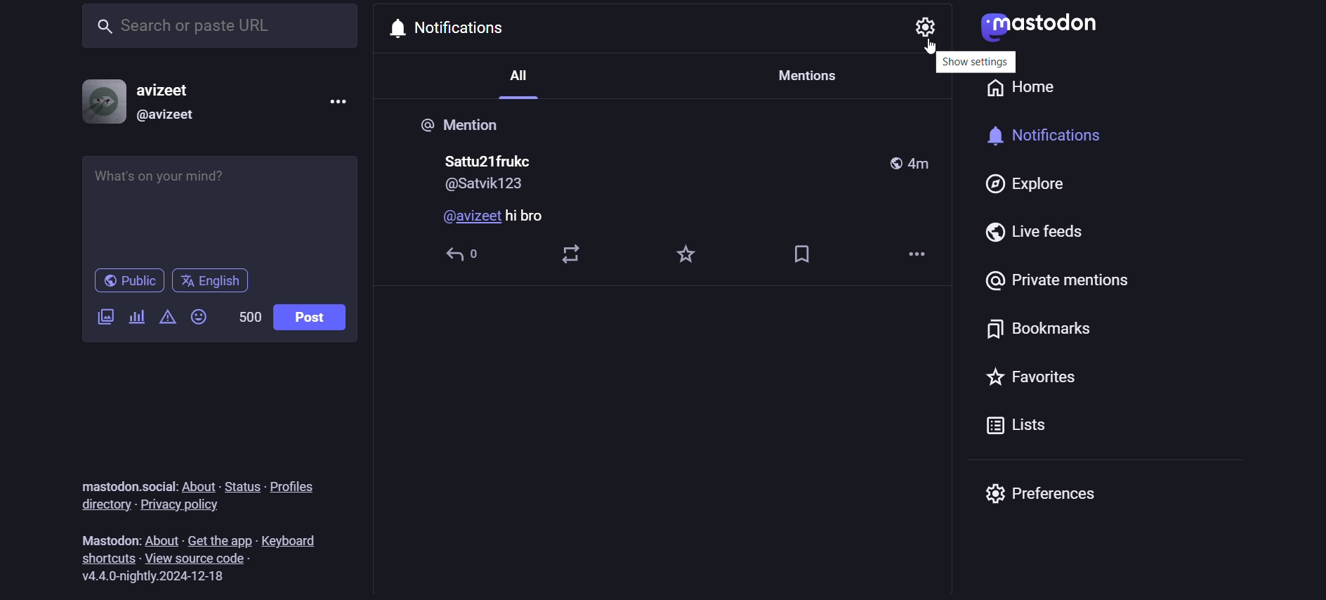 The width and height of the screenshot is (1326, 600). Describe the element at coordinates (465, 256) in the screenshot. I see `reply` at that location.